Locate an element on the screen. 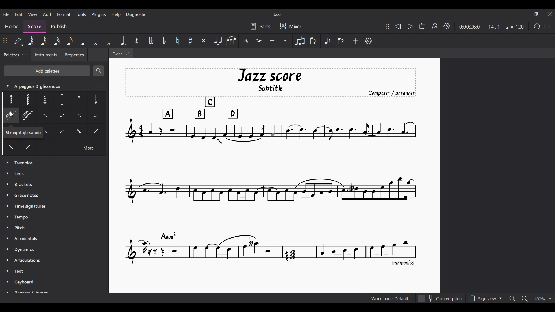  Parts settings is located at coordinates (260, 26).